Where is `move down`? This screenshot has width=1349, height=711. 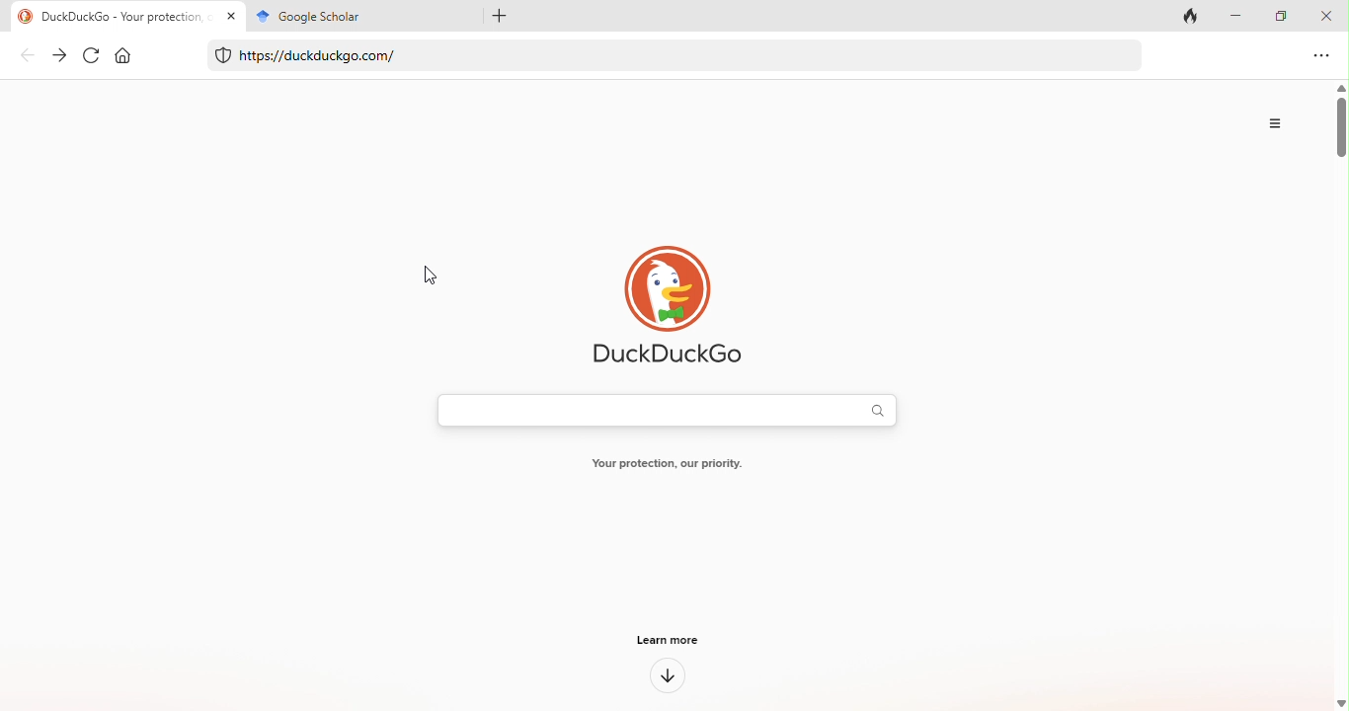
move down is located at coordinates (1340, 701).